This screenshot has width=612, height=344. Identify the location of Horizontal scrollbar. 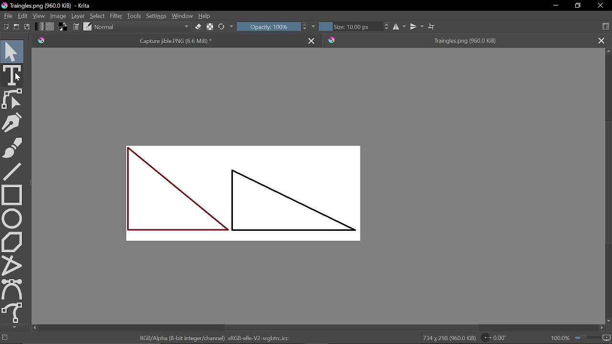
(351, 328).